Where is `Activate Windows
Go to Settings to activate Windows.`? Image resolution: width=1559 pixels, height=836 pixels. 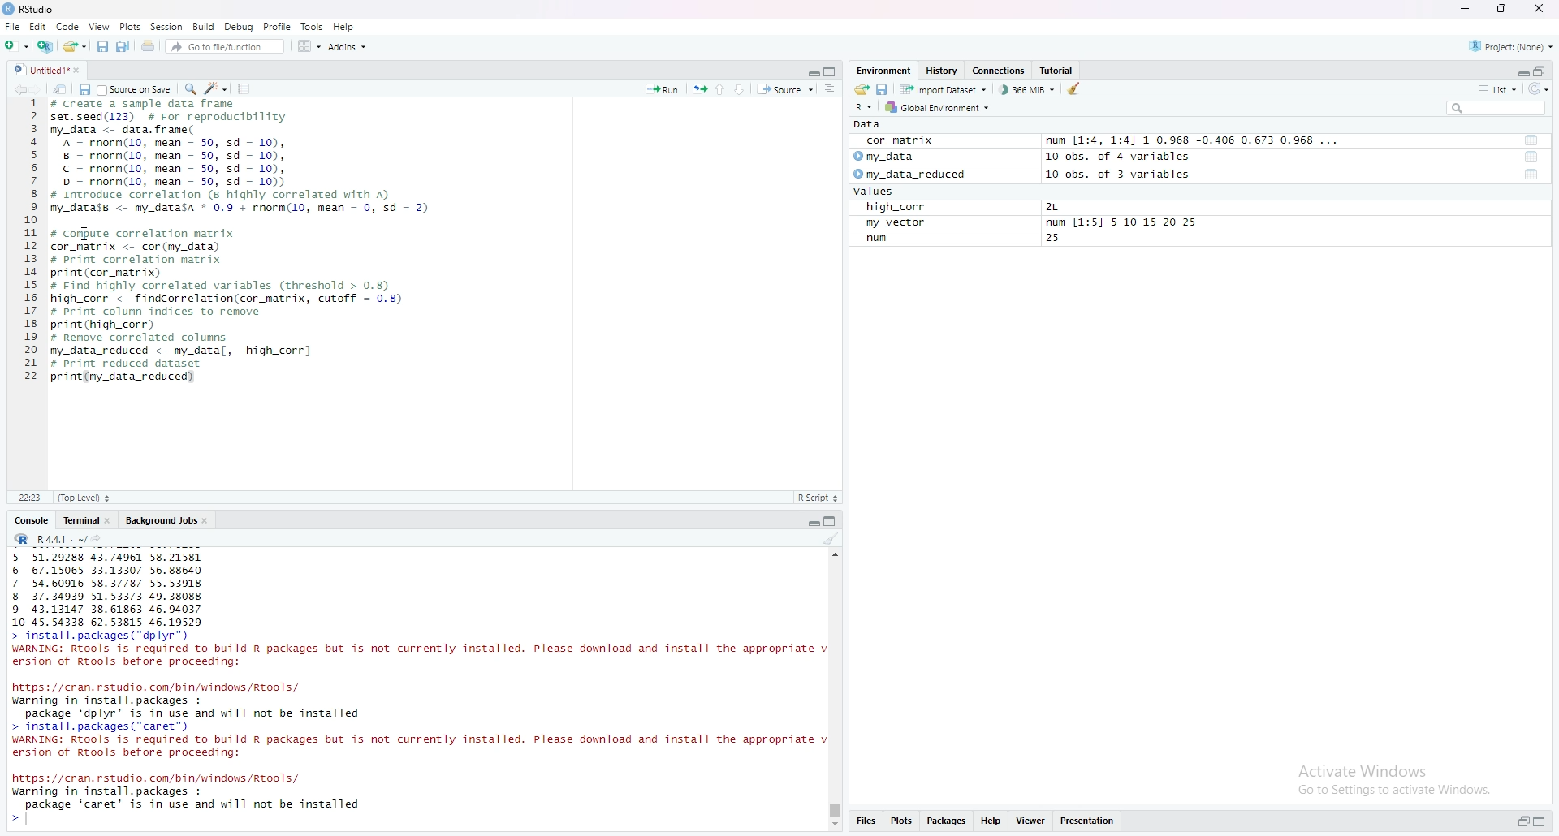
Activate Windows
Go to Settings to activate Windows. is located at coordinates (1396, 782).